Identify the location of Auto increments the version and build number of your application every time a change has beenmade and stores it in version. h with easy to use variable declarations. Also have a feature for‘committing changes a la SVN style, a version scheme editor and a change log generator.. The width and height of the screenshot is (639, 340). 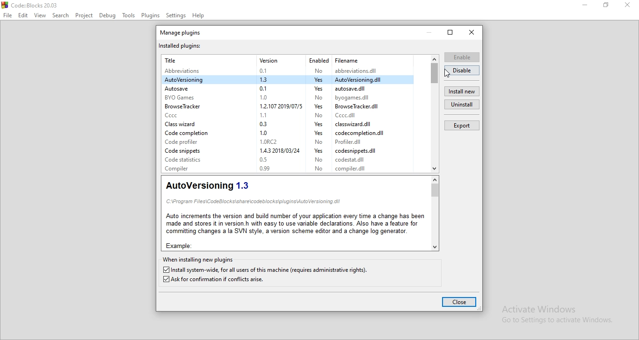
(294, 224).